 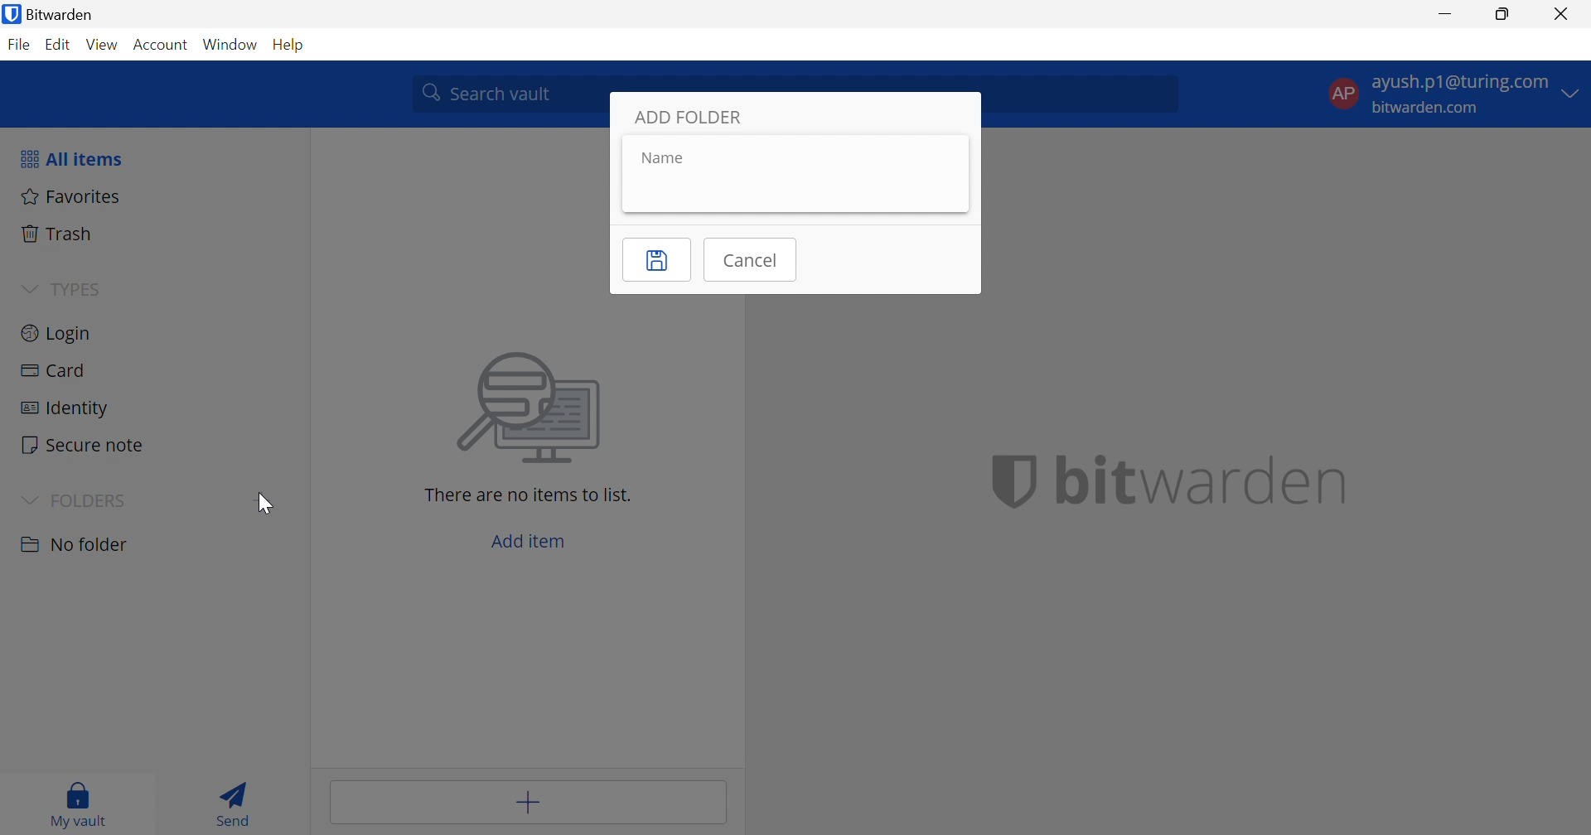 I want to click on Edit, so click(x=61, y=45).